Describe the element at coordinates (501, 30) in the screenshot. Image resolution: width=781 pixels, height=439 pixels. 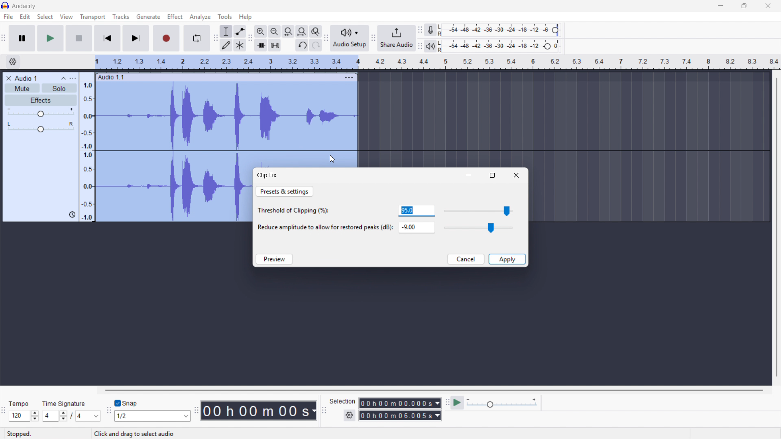
I see `Recording level` at that location.